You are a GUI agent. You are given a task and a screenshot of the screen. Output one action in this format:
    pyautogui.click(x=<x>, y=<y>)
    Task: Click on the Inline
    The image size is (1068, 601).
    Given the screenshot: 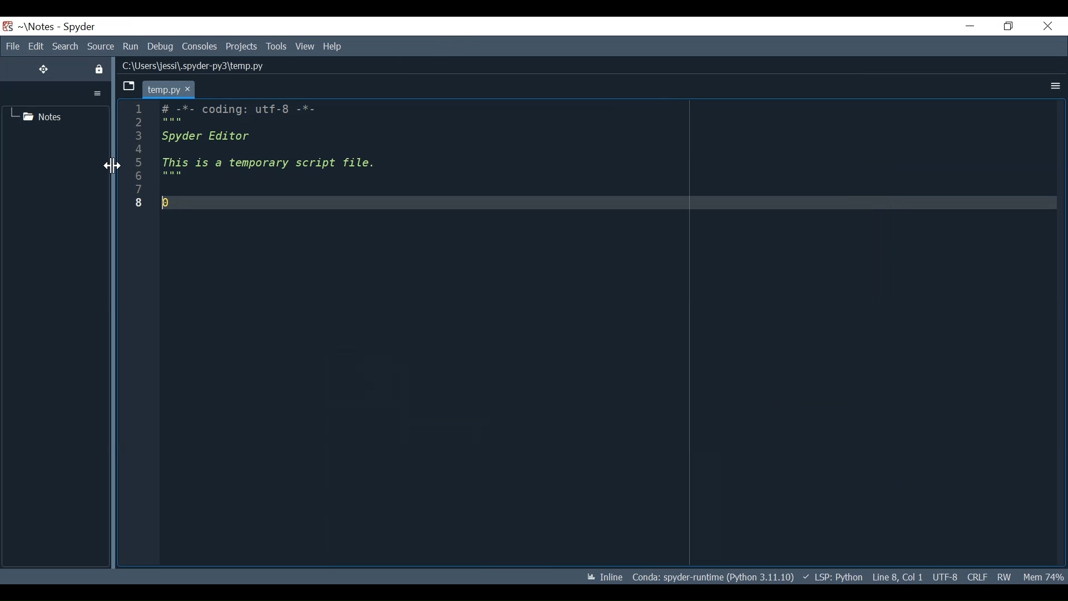 What is the action you would take?
    pyautogui.click(x=601, y=575)
    